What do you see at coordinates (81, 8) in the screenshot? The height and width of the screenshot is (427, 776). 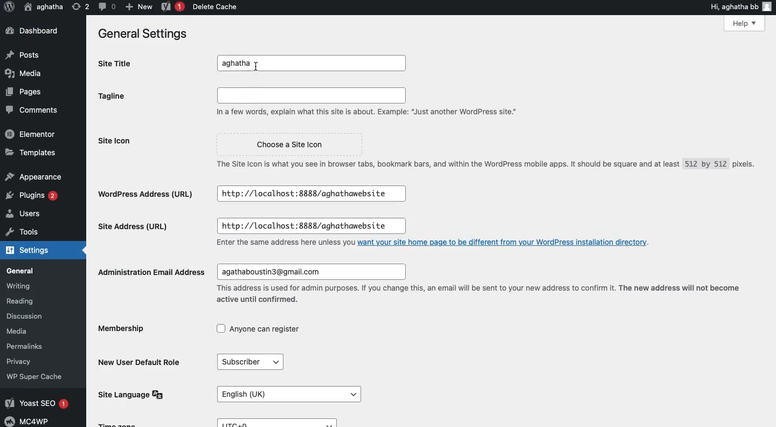 I see `Revision` at bounding box center [81, 8].